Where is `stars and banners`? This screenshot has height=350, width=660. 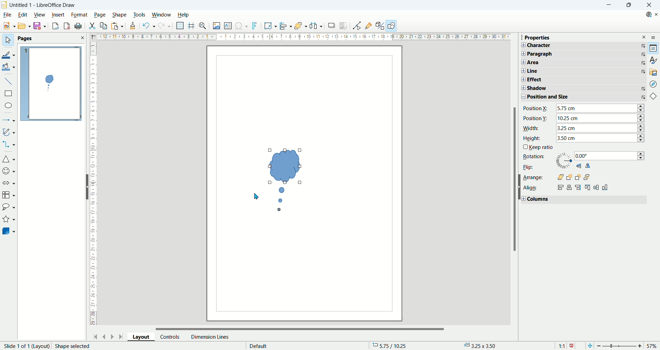 stars and banners is located at coordinates (9, 220).